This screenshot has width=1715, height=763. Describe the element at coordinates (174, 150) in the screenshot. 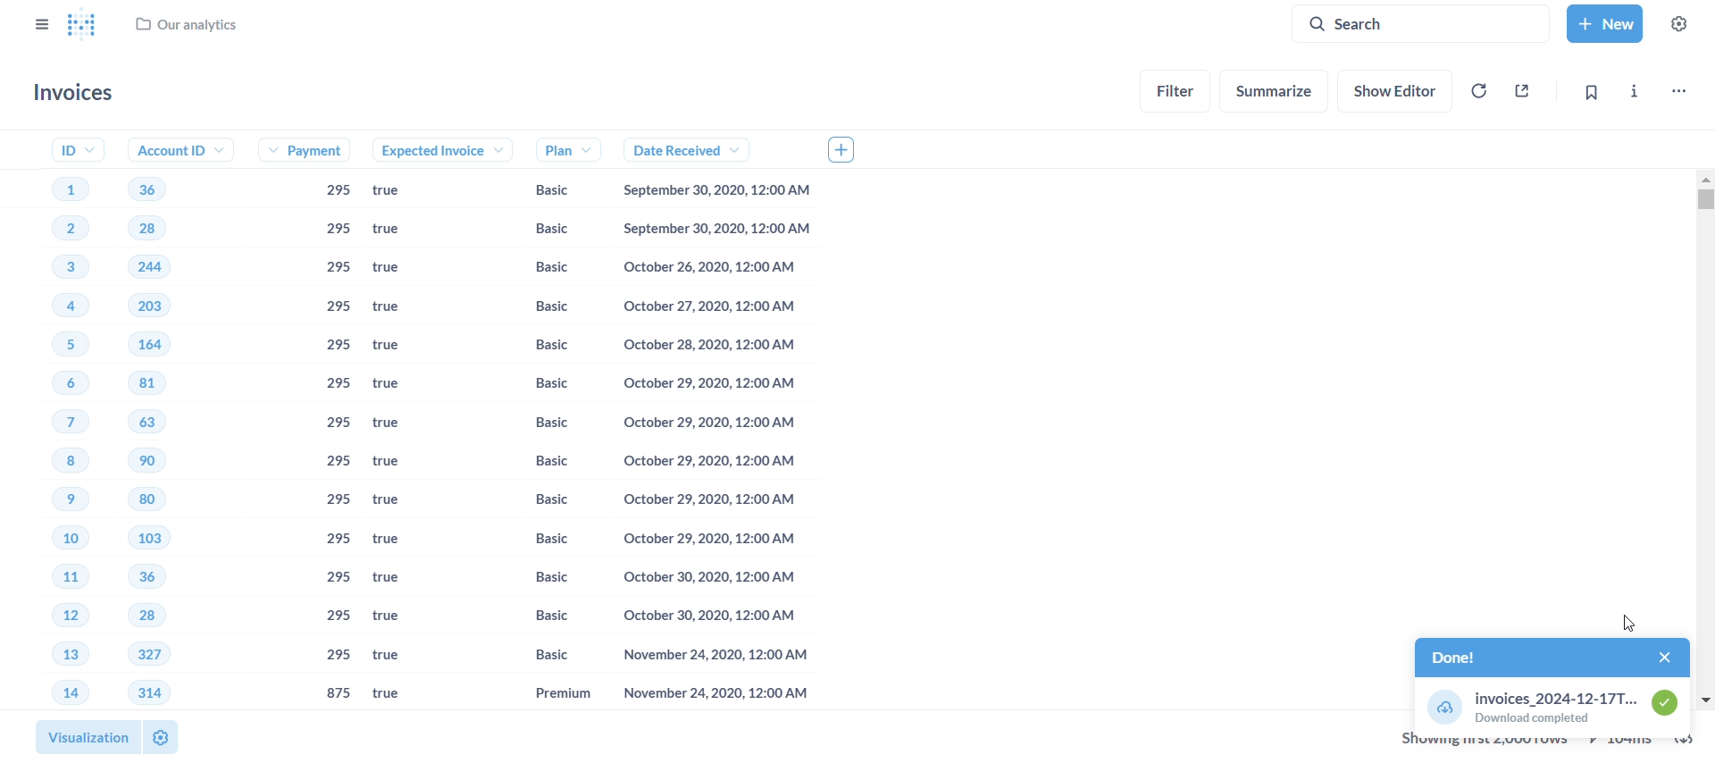

I see `account ID` at that location.